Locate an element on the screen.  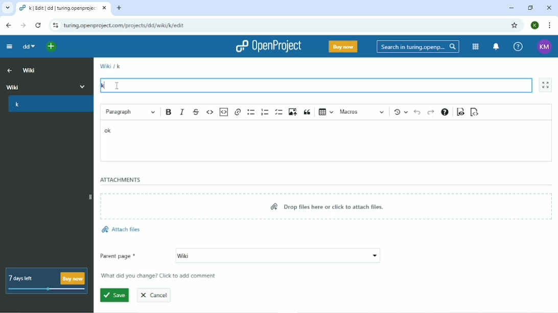
Reload this page is located at coordinates (39, 25).